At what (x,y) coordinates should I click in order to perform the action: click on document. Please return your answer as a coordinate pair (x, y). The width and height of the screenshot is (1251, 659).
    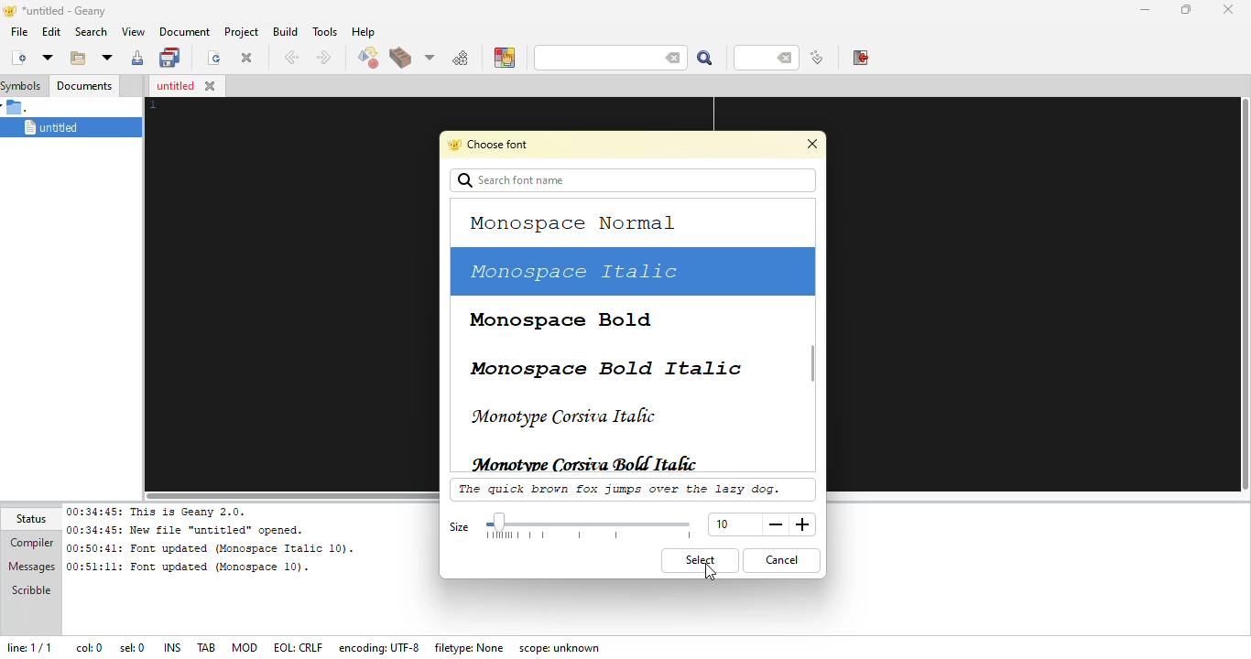
    Looking at the image, I should click on (182, 32).